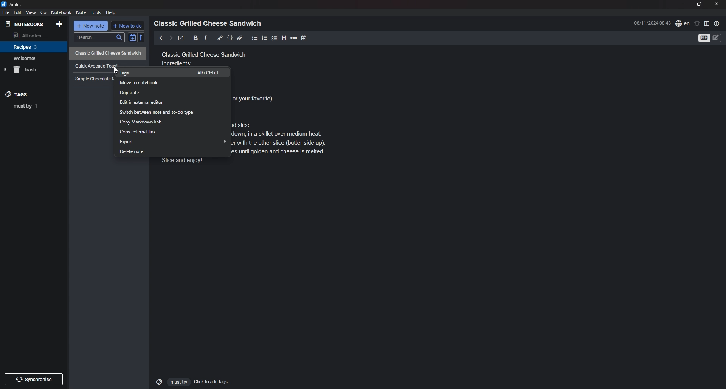  I want to click on time, so click(652, 23).